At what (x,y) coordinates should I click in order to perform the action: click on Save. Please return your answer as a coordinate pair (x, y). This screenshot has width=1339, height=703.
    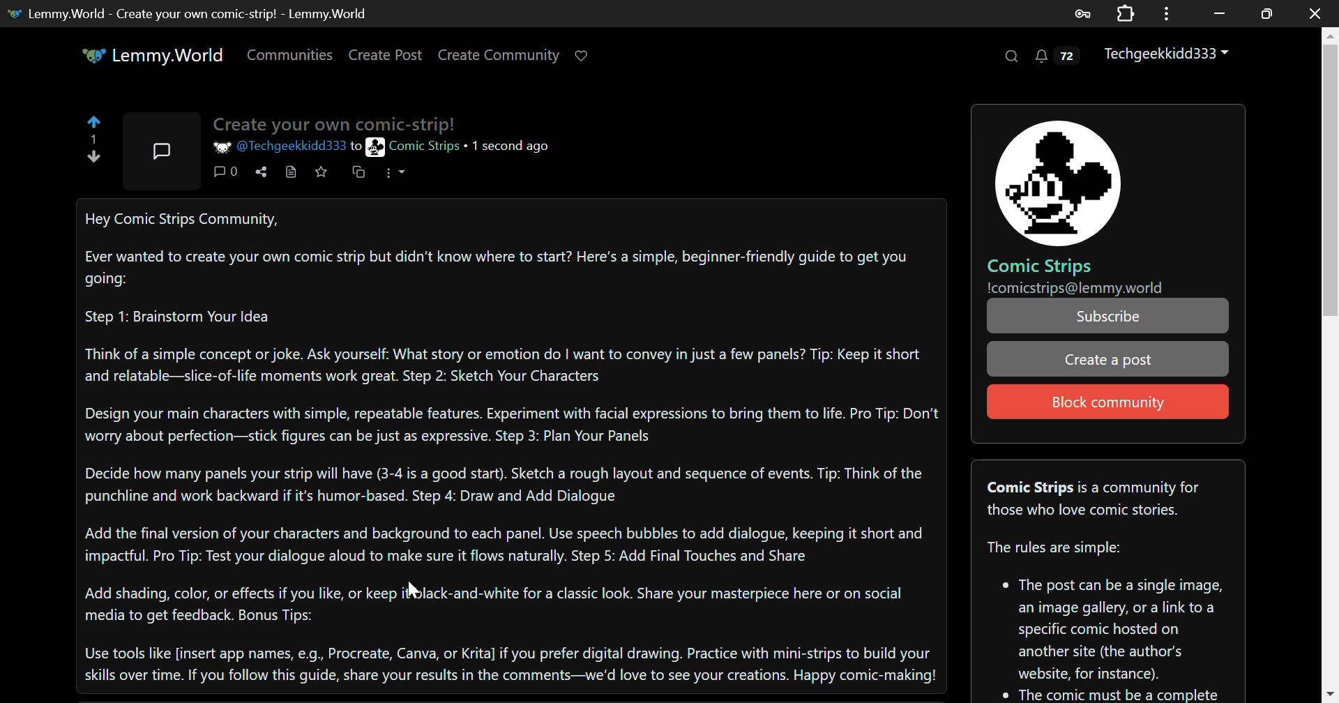
    Looking at the image, I should click on (324, 175).